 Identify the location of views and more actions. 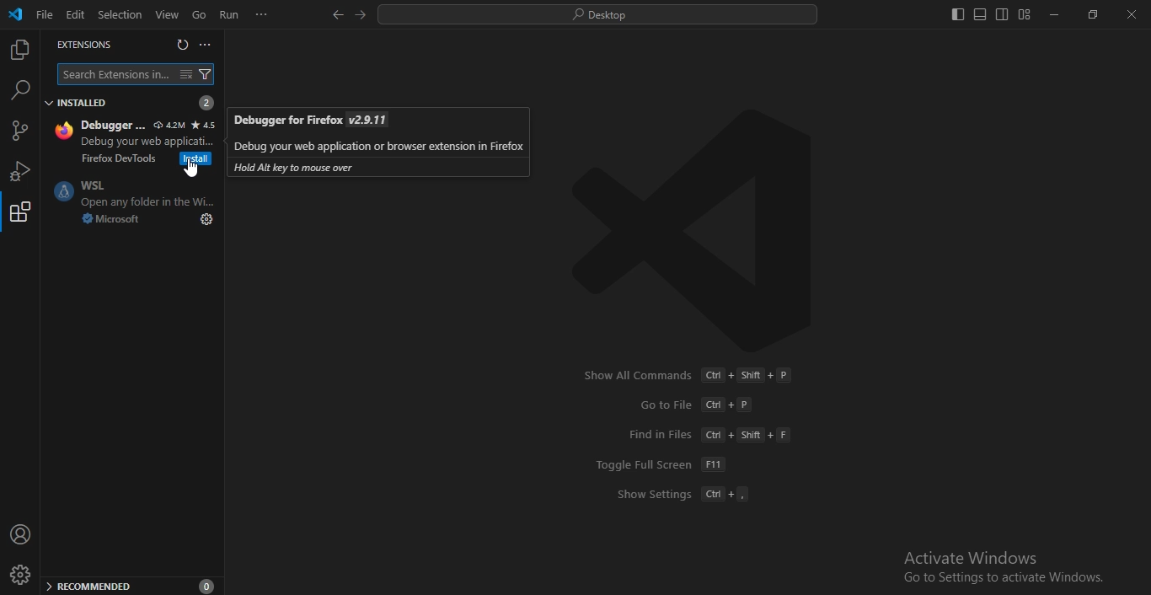
(206, 45).